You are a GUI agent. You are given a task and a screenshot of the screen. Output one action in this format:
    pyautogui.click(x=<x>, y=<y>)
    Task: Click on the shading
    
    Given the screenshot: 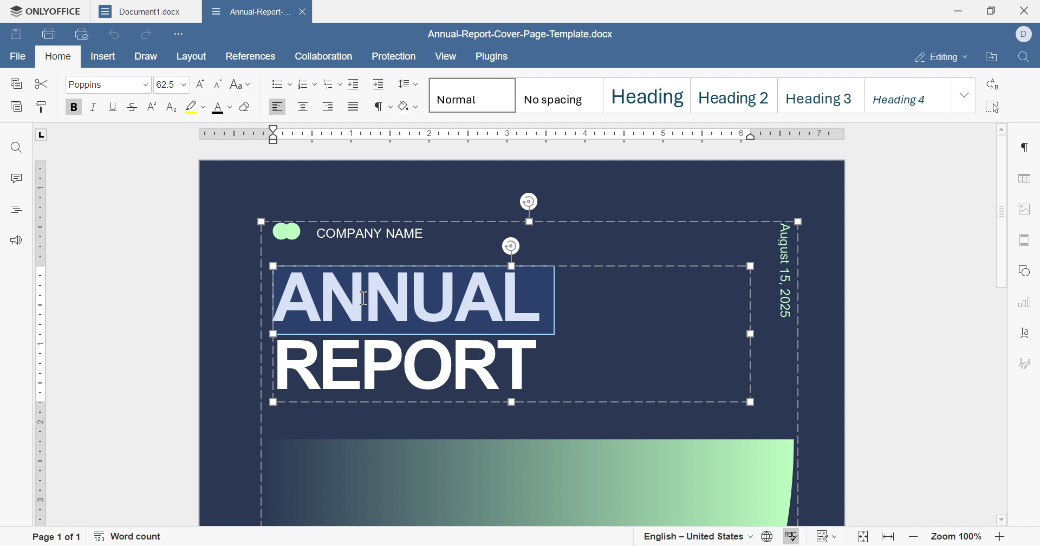 What is the action you would take?
    pyautogui.click(x=408, y=106)
    